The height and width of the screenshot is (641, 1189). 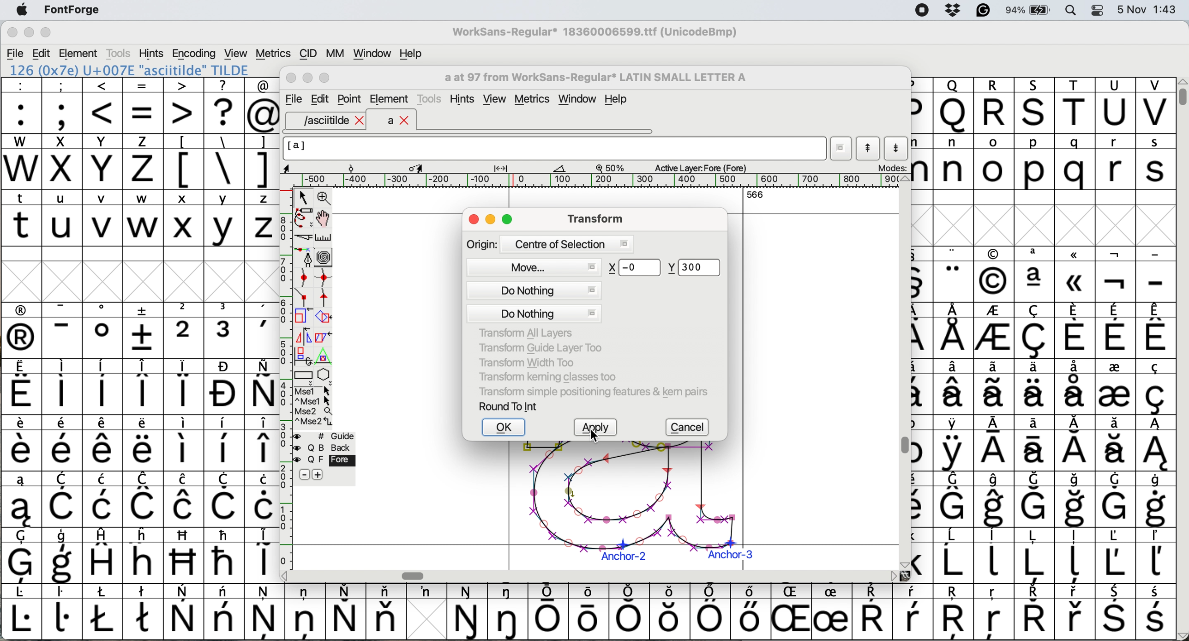 What do you see at coordinates (1035, 274) in the screenshot?
I see `symbol` at bounding box center [1035, 274].